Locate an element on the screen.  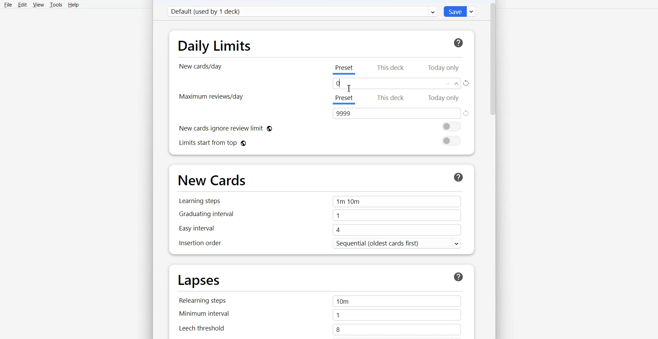
4 is located at coordinates (396, 230).